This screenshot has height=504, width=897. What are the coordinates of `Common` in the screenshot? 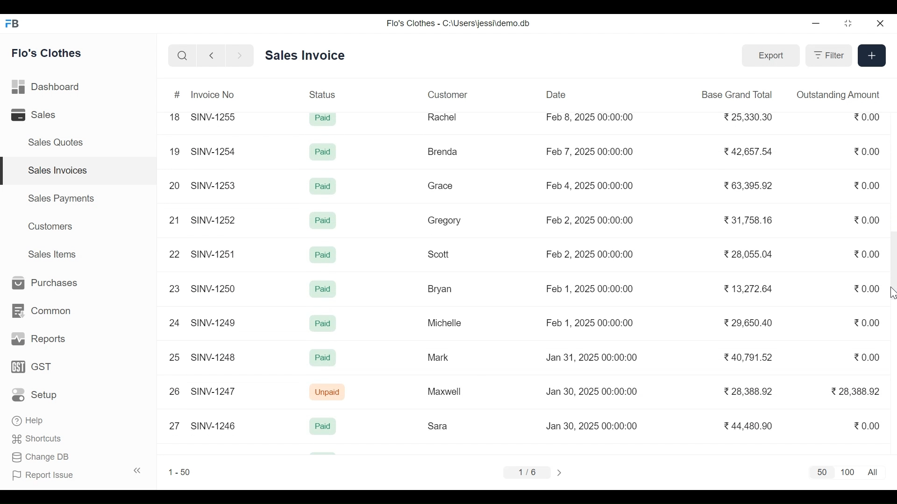 It's located at (40, 311).